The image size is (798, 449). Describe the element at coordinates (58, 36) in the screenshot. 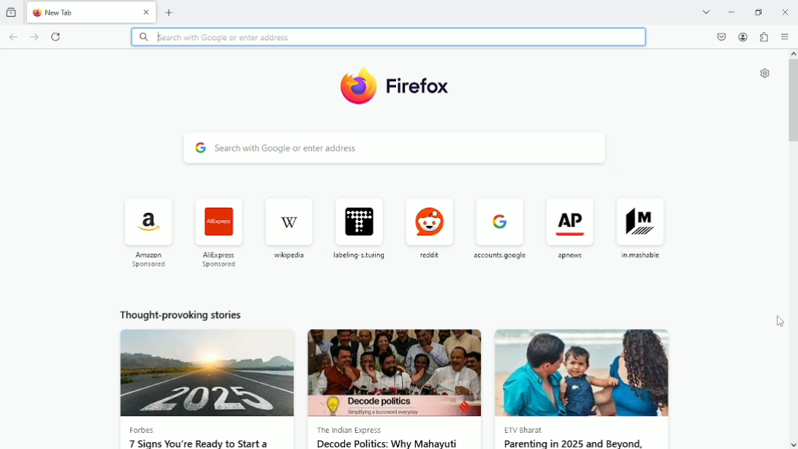

I see `reload current page` at that location.